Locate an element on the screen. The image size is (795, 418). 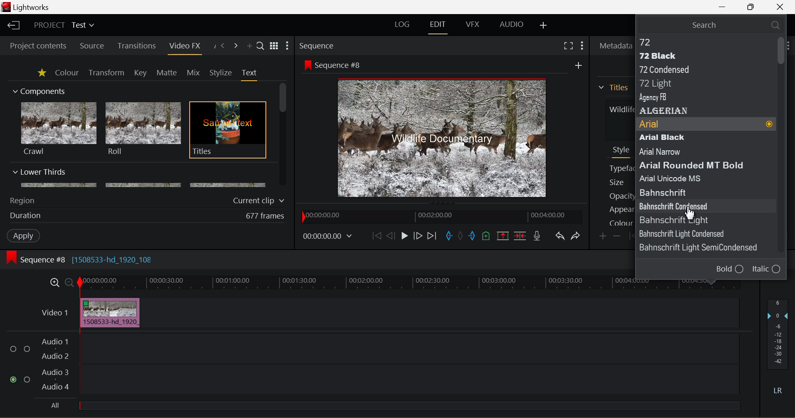
Duration is located at coordinates (26, 216).